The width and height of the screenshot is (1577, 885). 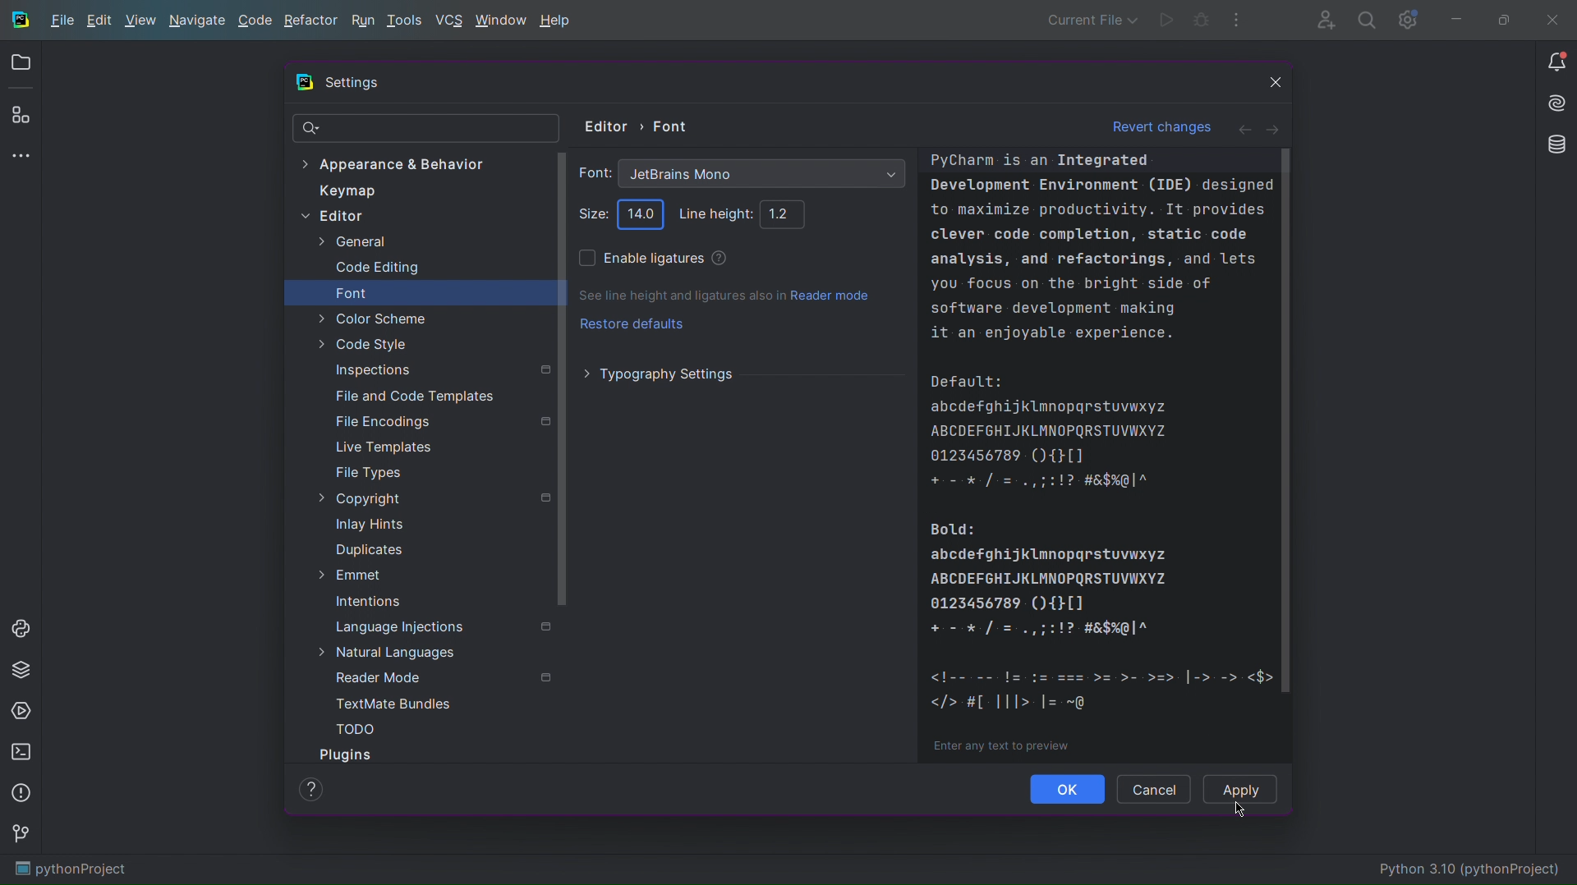 I want to click on Run, so click(x=361, y=22).